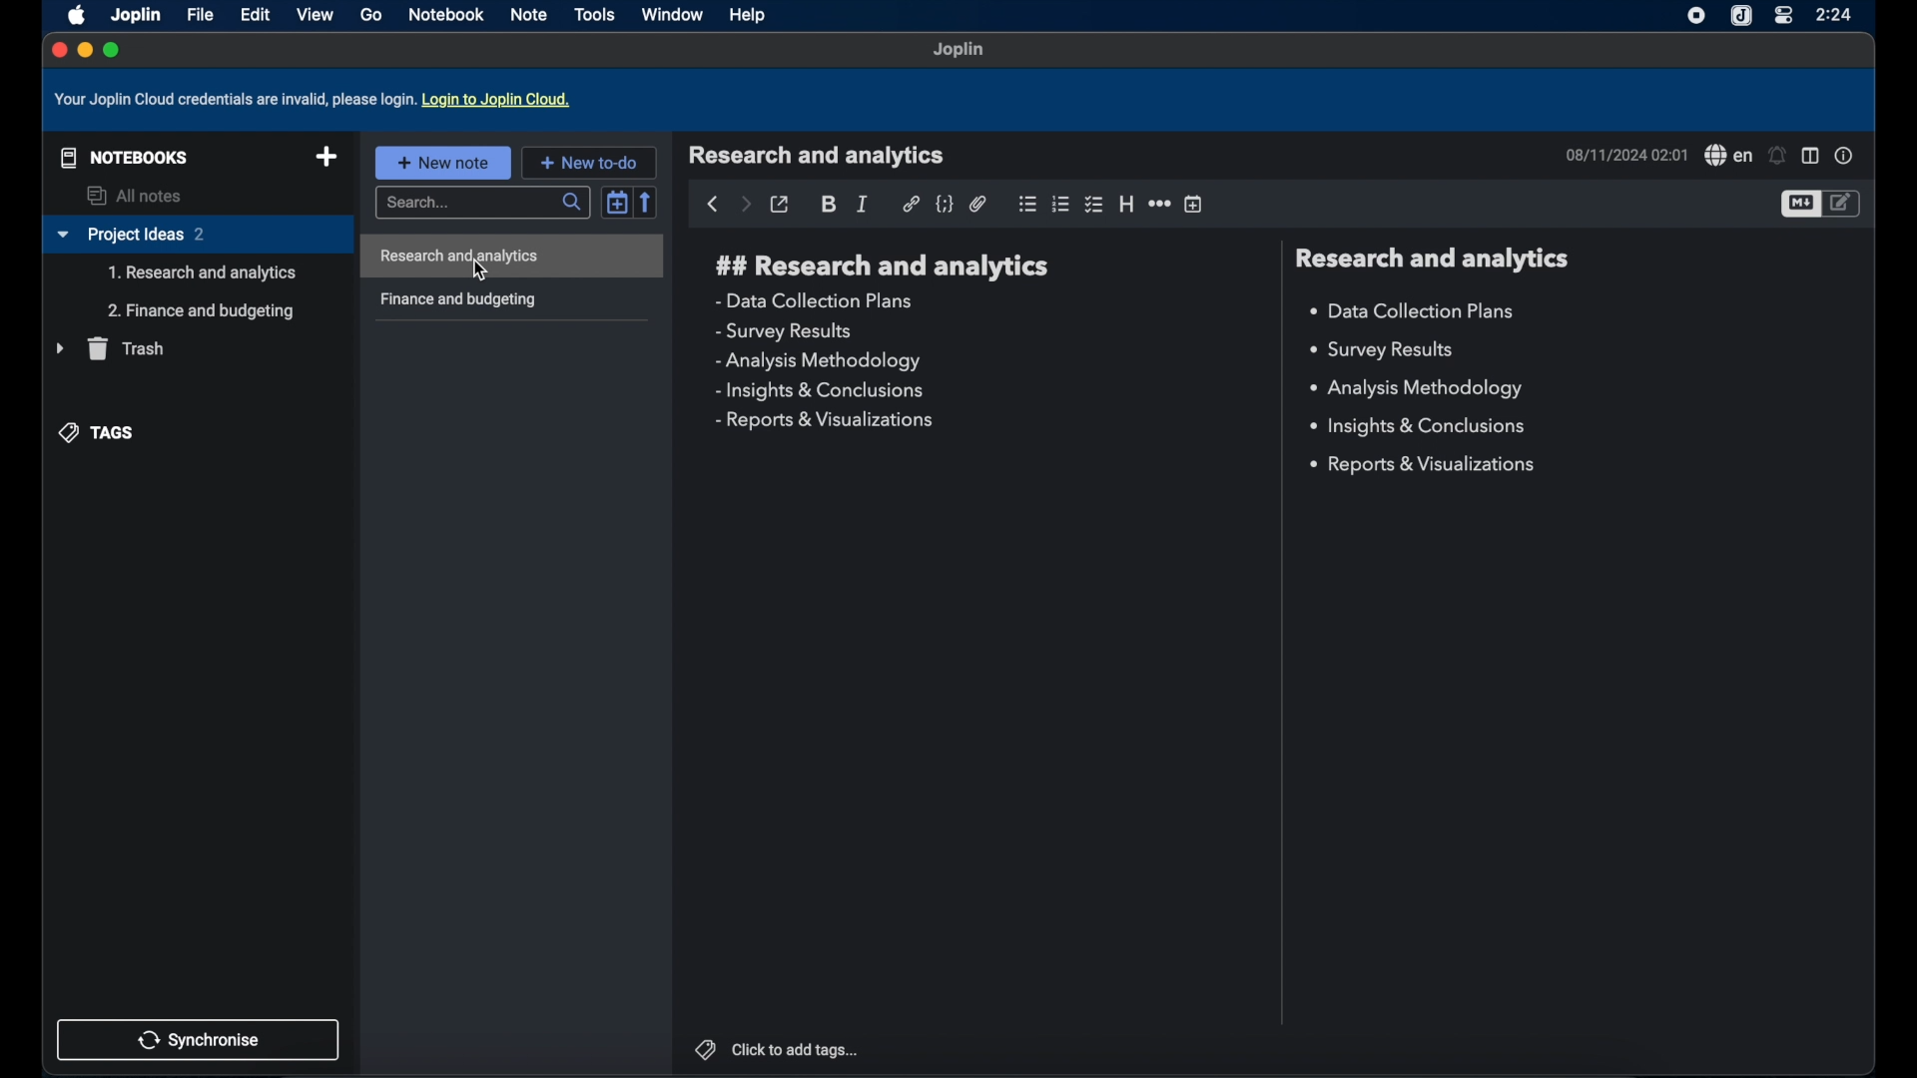  Describe the element at coordinates (648, 202) in the screenshot. I see `reverse sort order` at that location.